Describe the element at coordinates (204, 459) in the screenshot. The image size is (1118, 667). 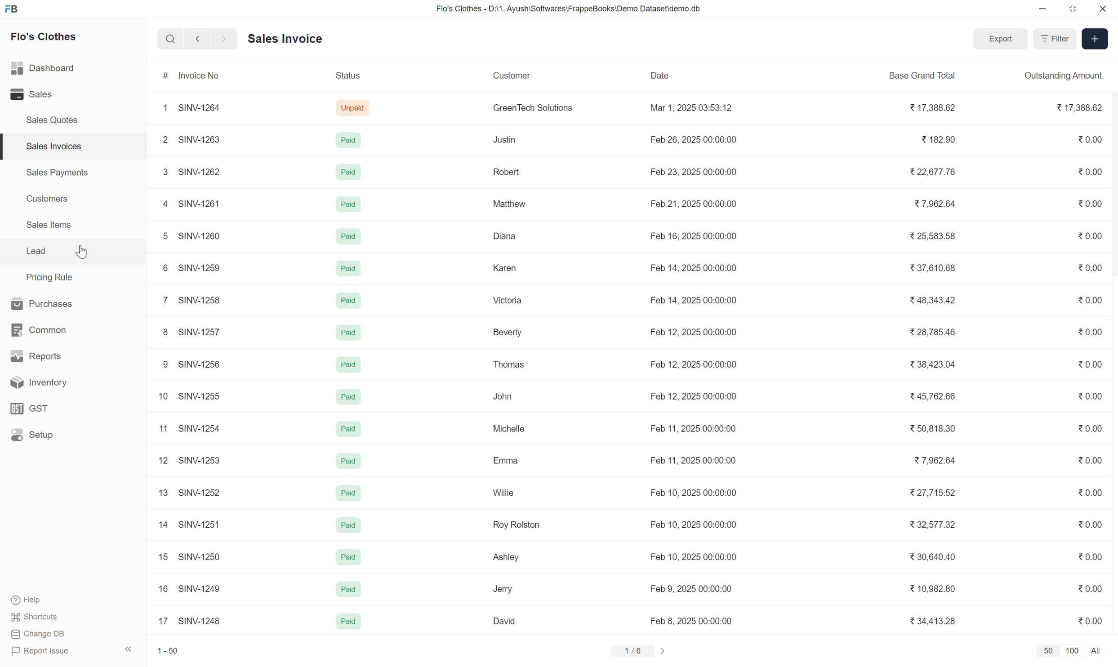
I see `SINV-1253` at that location.